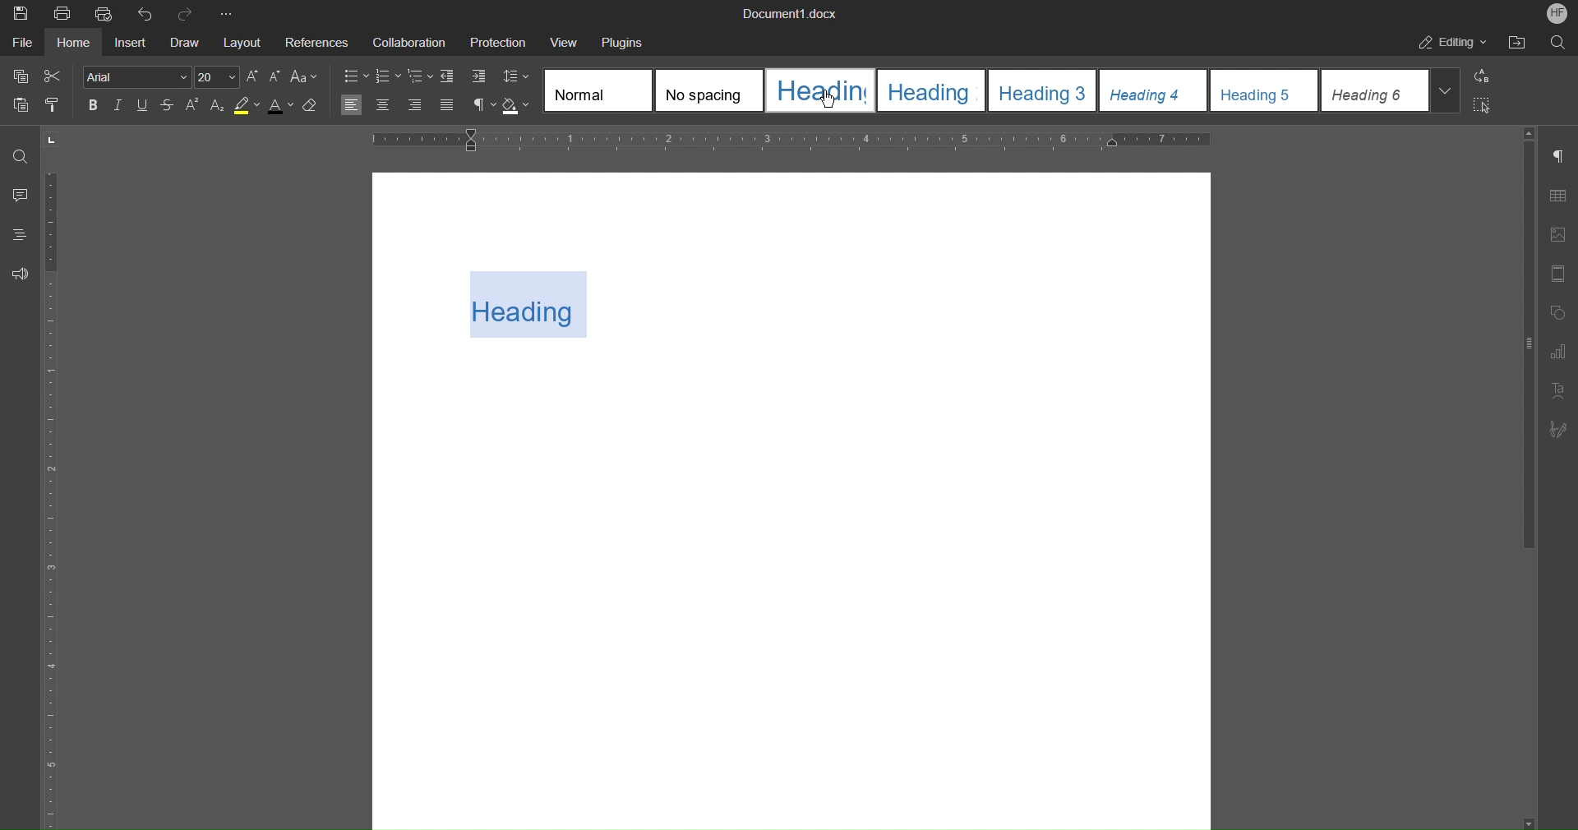  I want to click on Document.docx, so click(788, 14).